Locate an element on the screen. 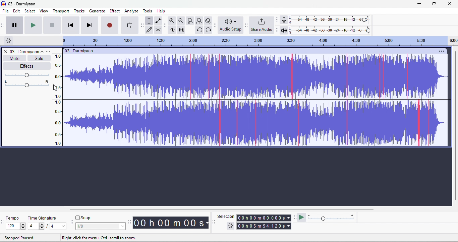 The height and width of the screenshot is (242, 458). instructions is located at coordinates (101, 237).